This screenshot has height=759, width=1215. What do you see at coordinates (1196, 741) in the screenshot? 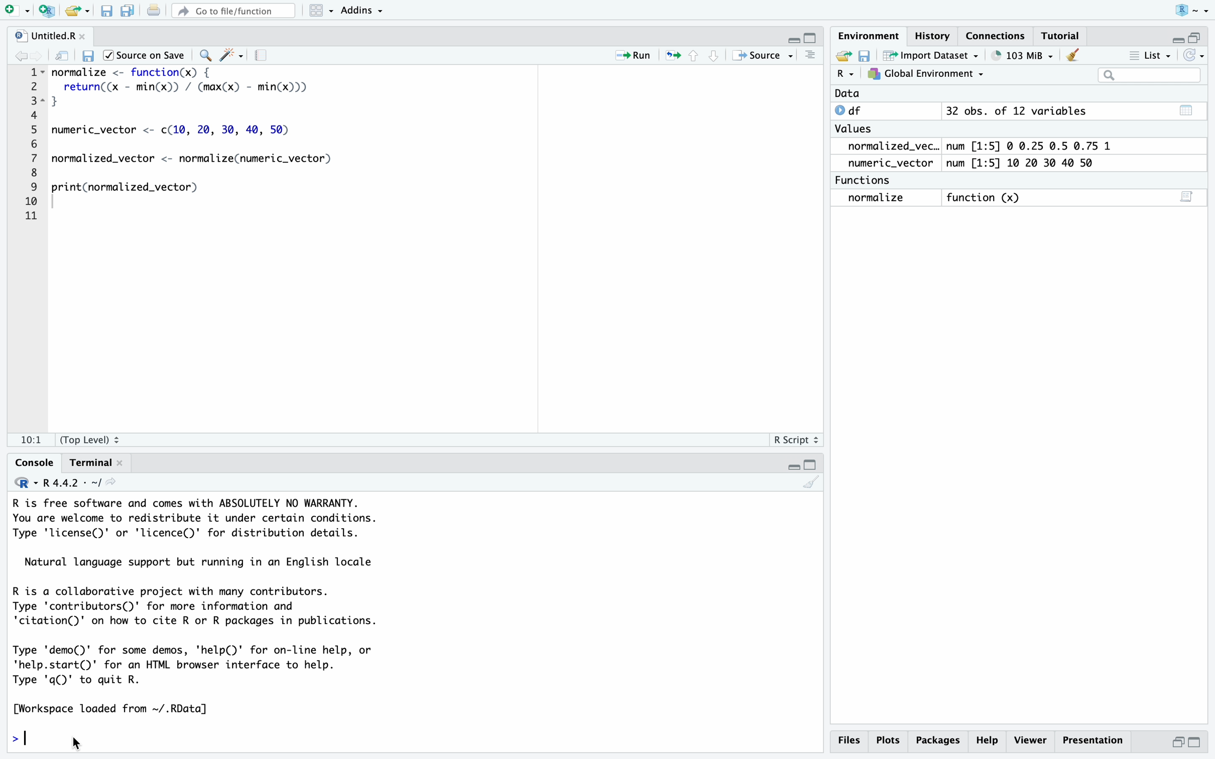
I see `Maximize` at bounding box center [1196, 741].